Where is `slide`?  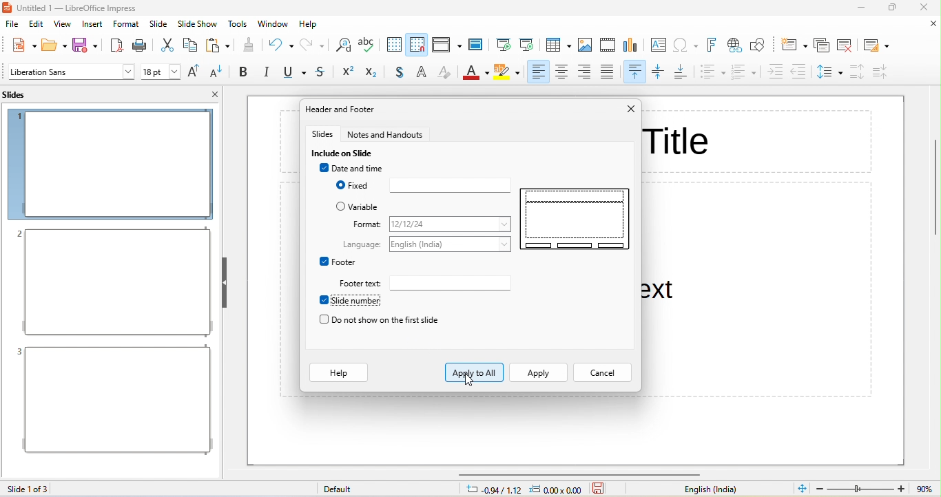 slide is located at coordinates (575, 218).